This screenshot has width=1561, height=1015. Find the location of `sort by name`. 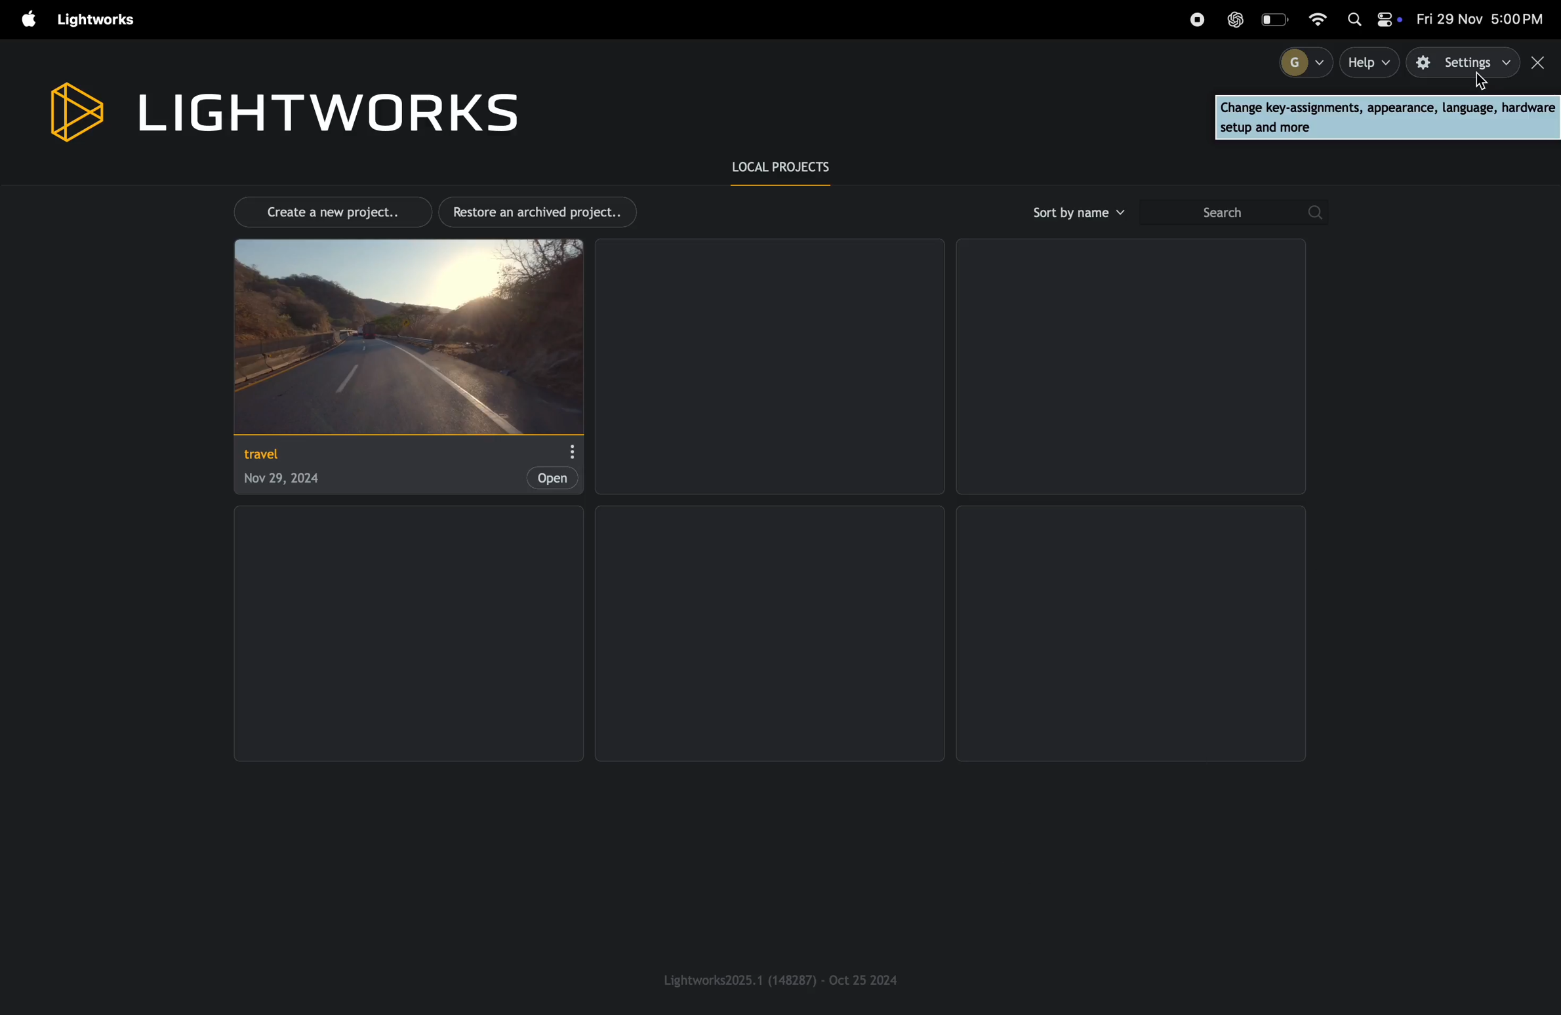

sort by name is located at coordinates (1076, 212).